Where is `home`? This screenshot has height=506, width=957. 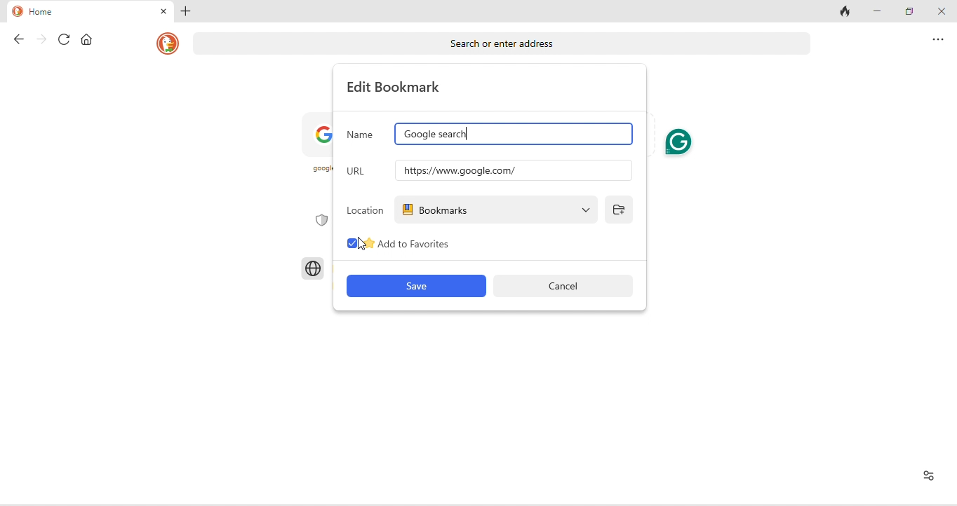
home is located at coordinates (86, 39).